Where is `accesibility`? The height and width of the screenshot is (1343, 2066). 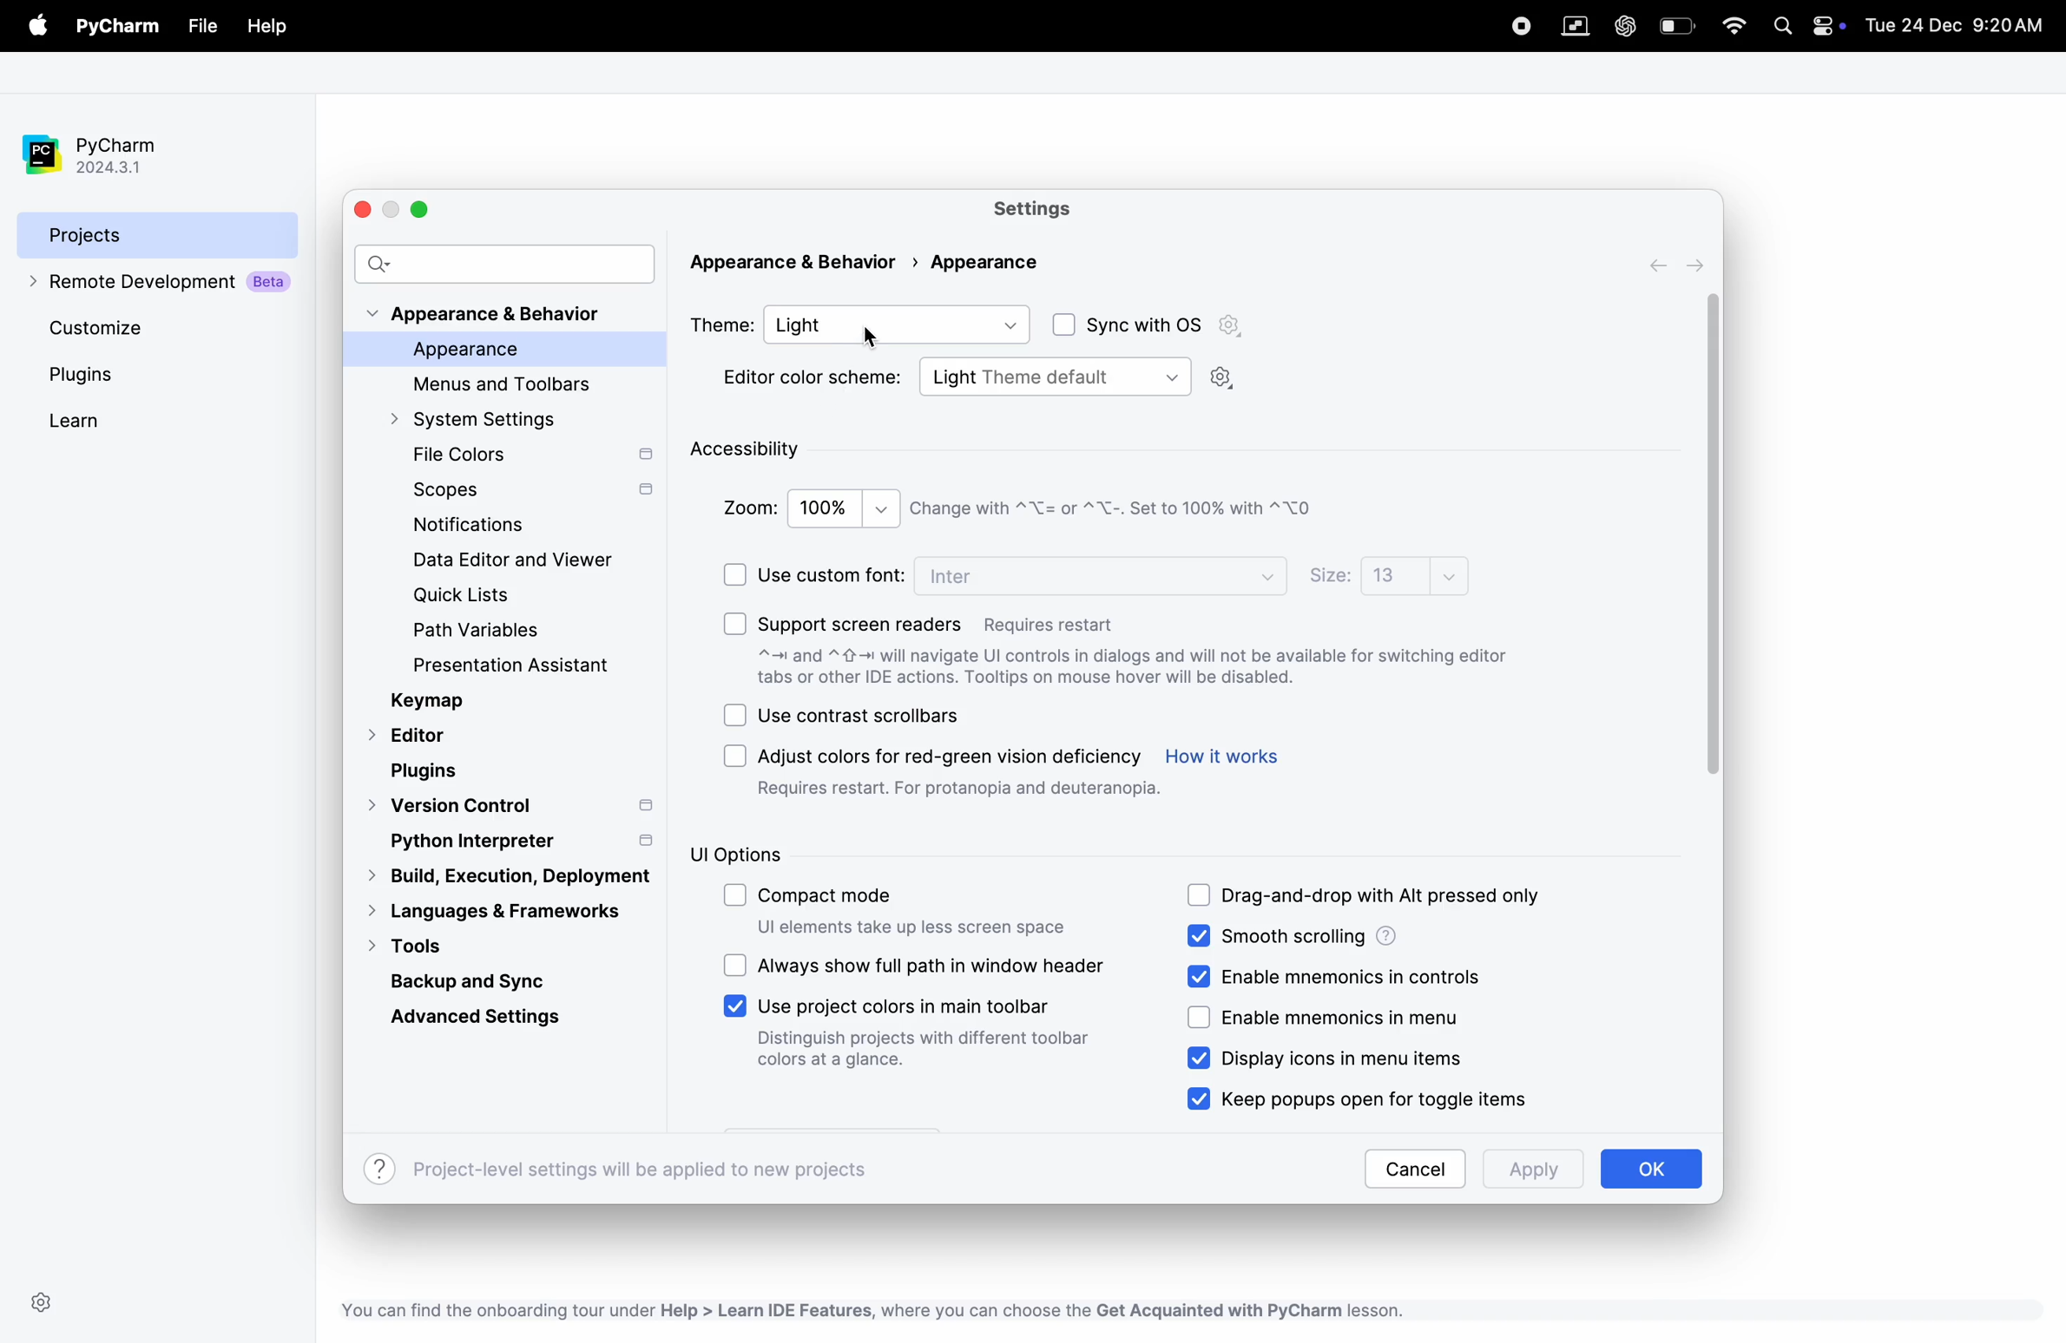 accesibility is located at coordinates (751, 452).